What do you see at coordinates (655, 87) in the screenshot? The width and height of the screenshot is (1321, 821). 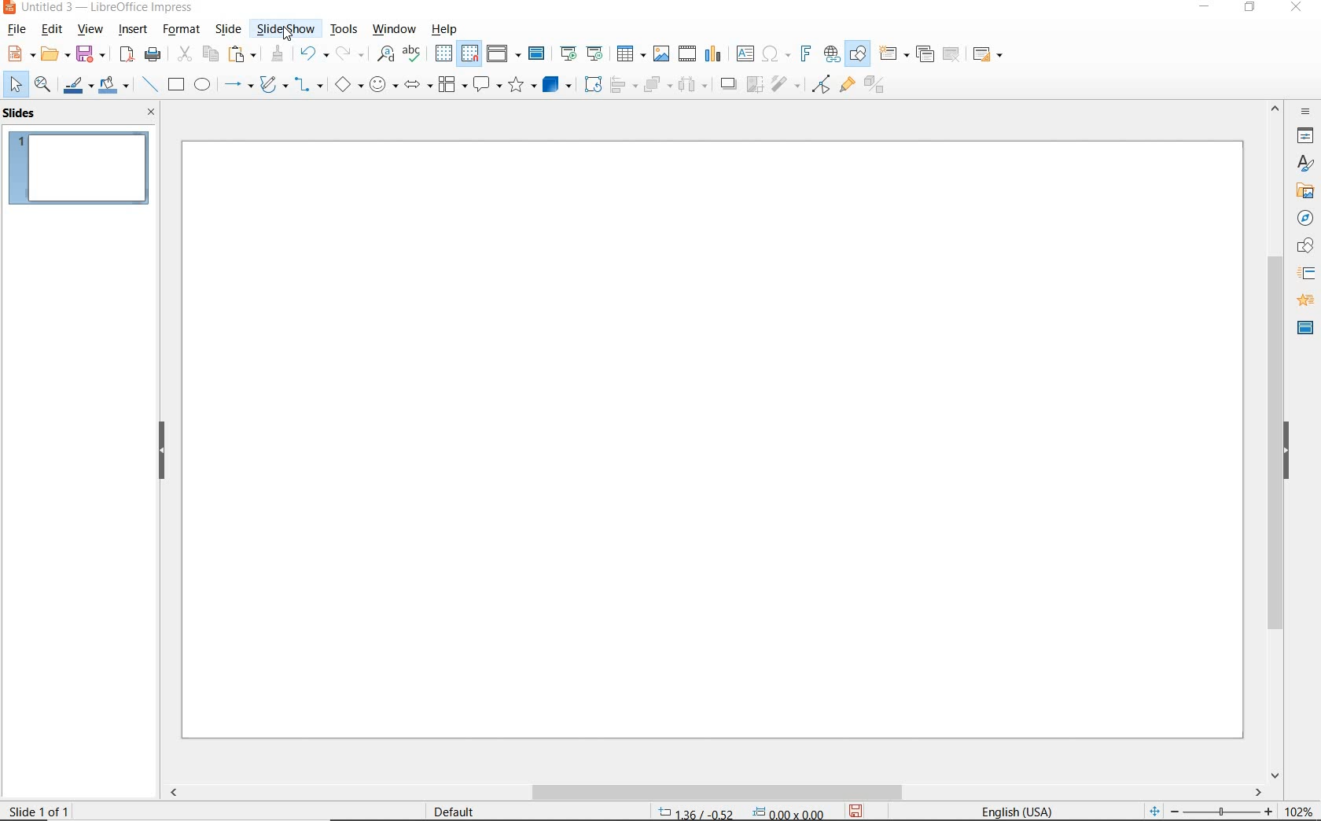 I see `ARRANGE` at bounding box center [655, 87].